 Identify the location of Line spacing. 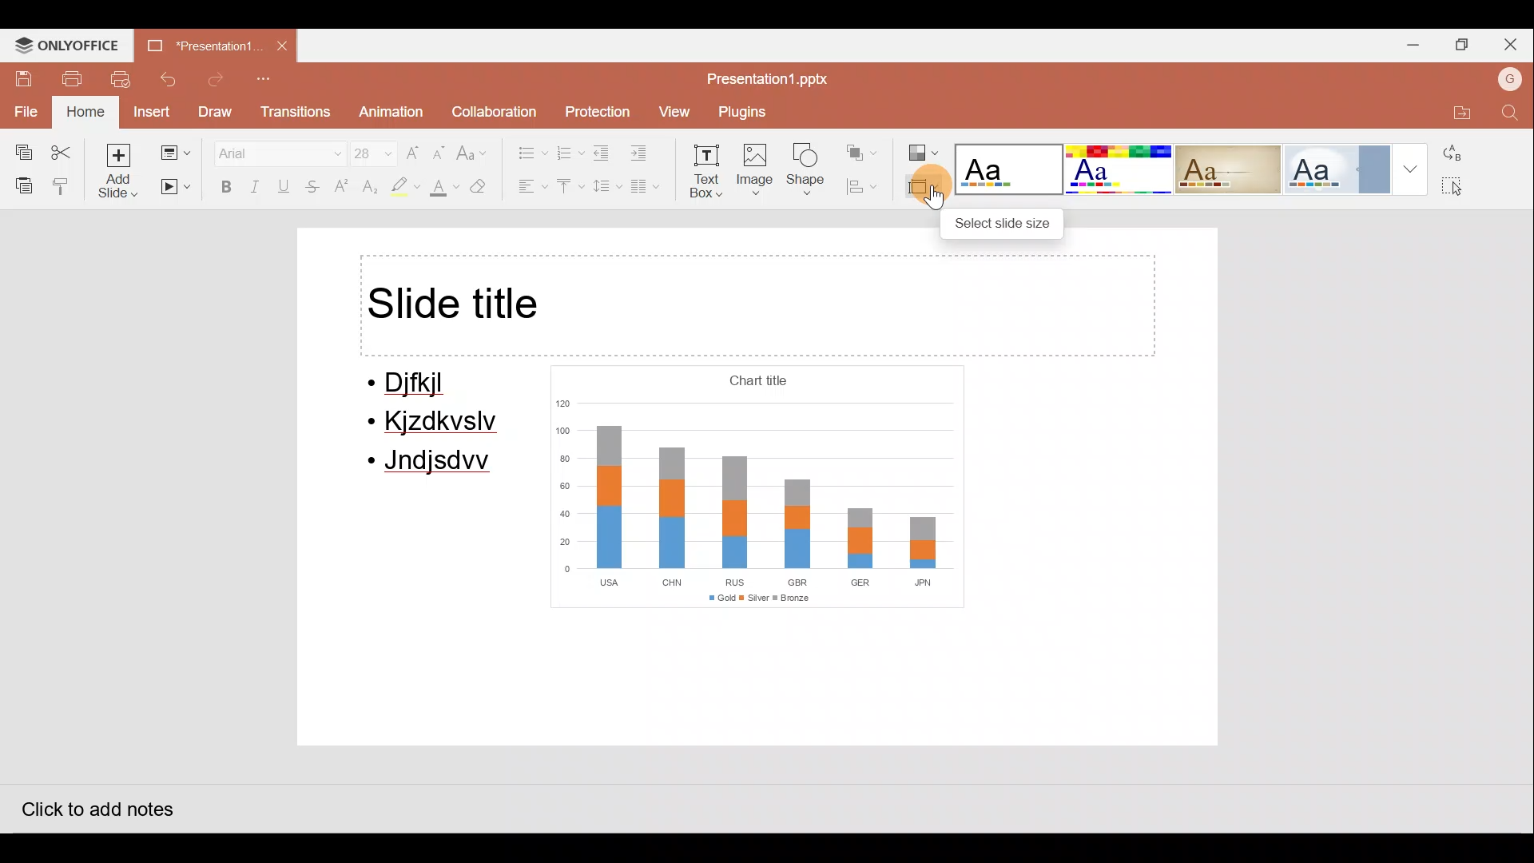
(605, 186).